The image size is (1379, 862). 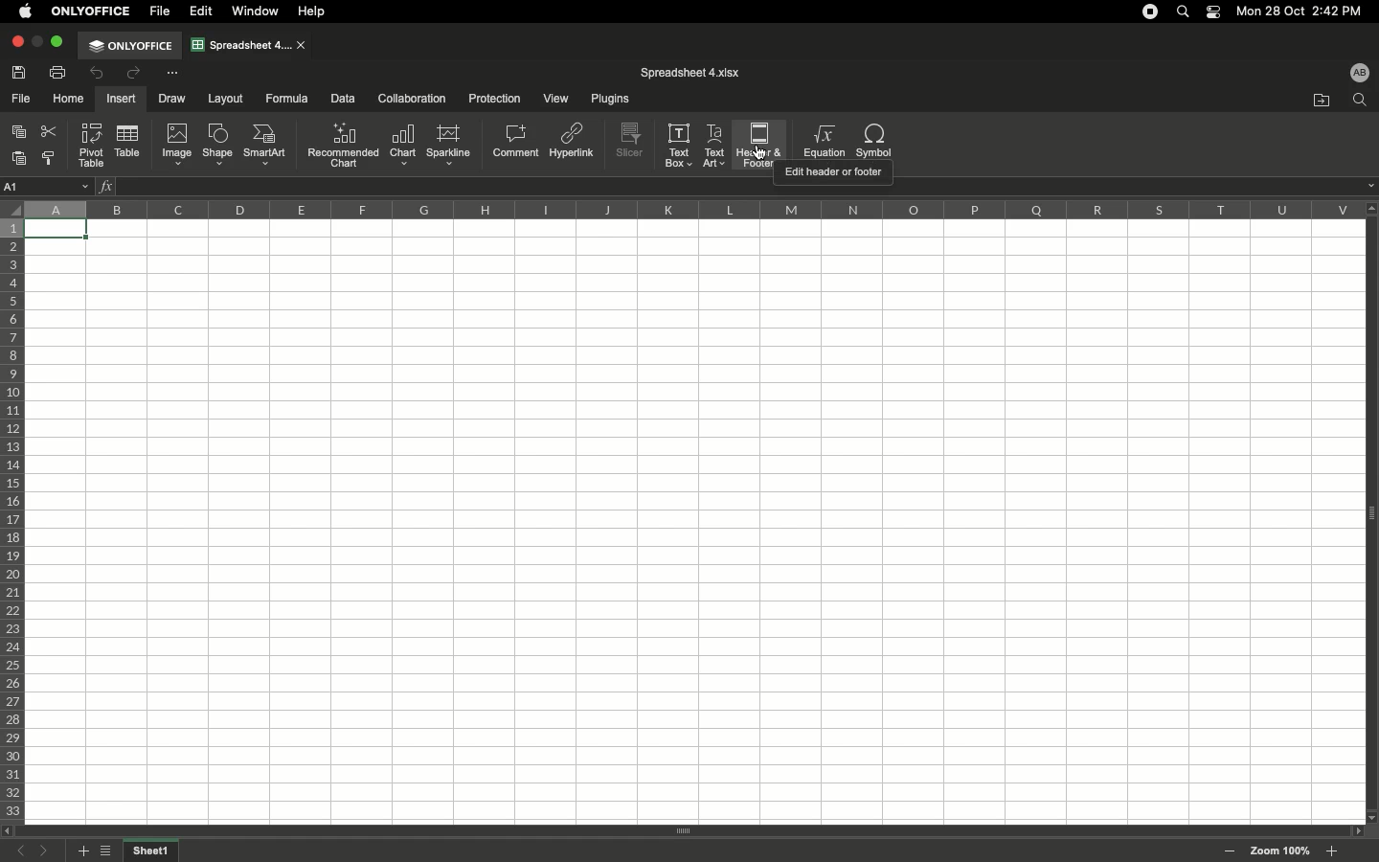 I want to click on Panel, so click(x=1370, y=513).